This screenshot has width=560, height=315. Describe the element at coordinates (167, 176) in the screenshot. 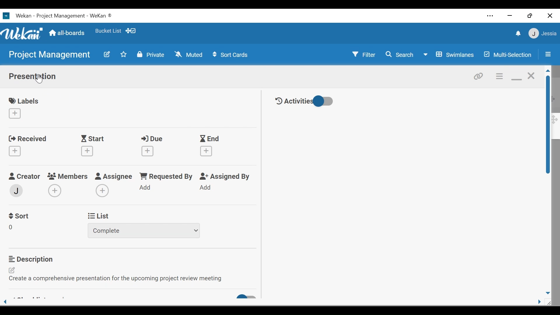

I see `Requested By` at that location.